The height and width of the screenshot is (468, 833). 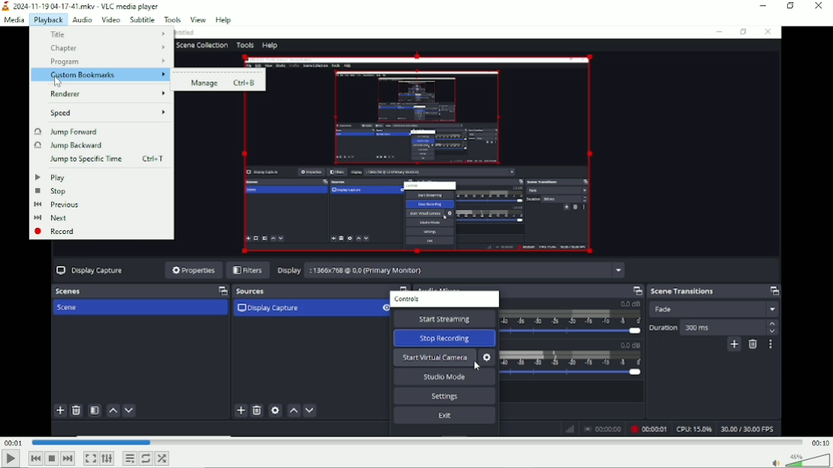 I want to click on Program, so click(x=107, y=63).